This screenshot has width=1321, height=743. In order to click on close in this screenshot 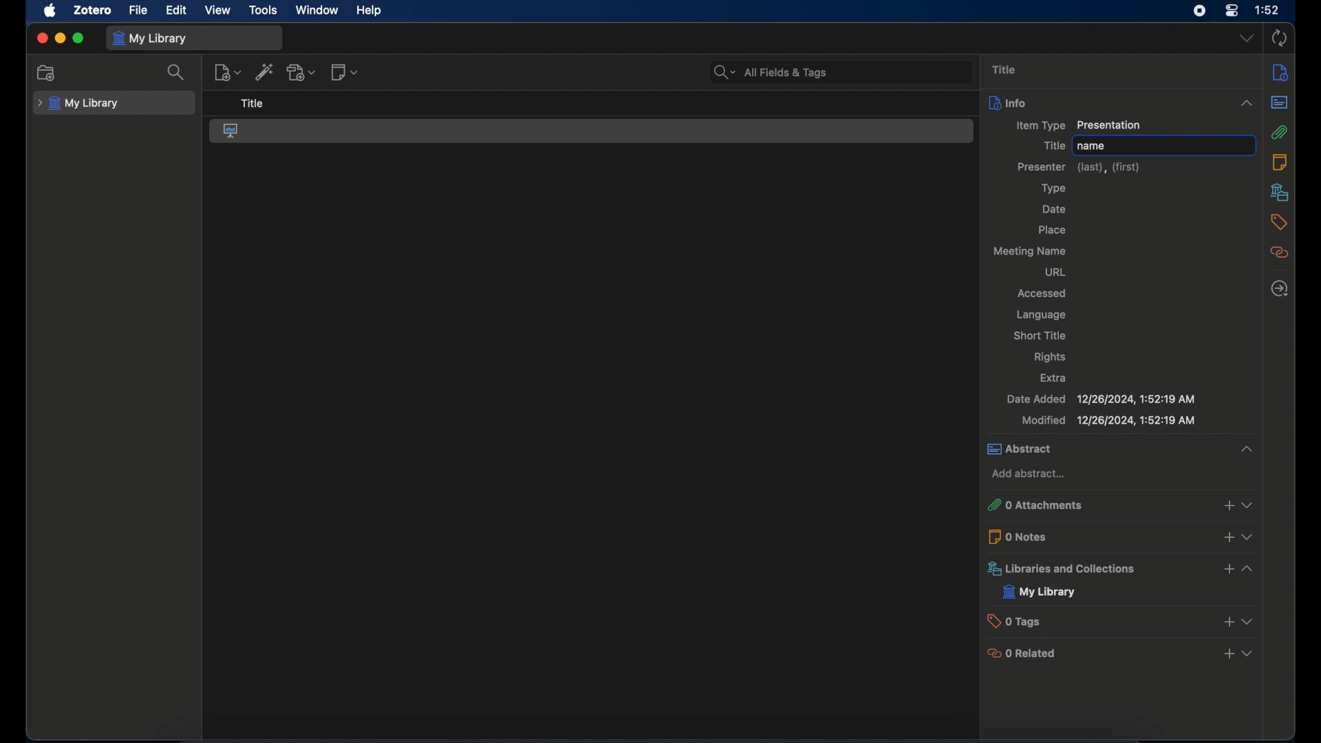, I will do `click(42, 39)`.